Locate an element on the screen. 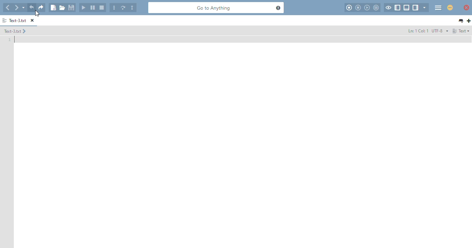 The height and width of the screenshot is (248, 472). list all tabs is located at coordinates (461, 21).